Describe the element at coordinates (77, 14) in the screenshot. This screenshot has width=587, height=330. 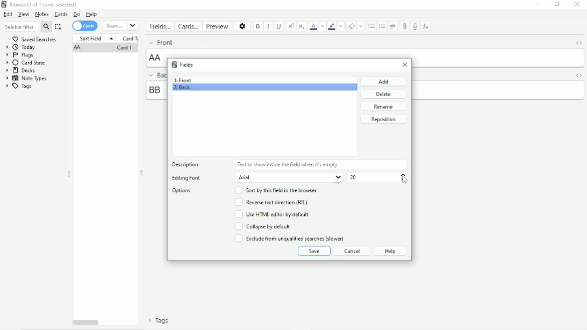
I see `Go` at that location.